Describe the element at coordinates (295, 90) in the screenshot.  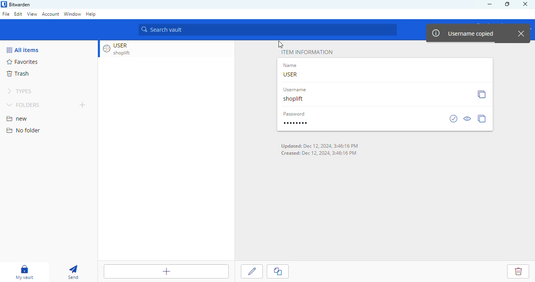
I see `username` at that location.